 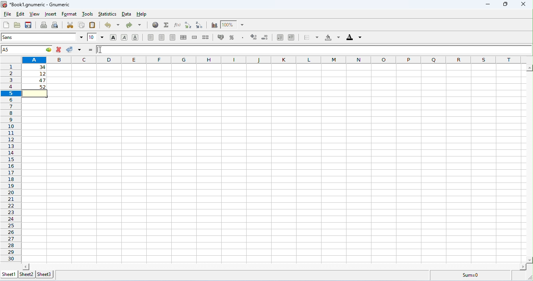 I want to click on foreground, so click(x=354, y=37).